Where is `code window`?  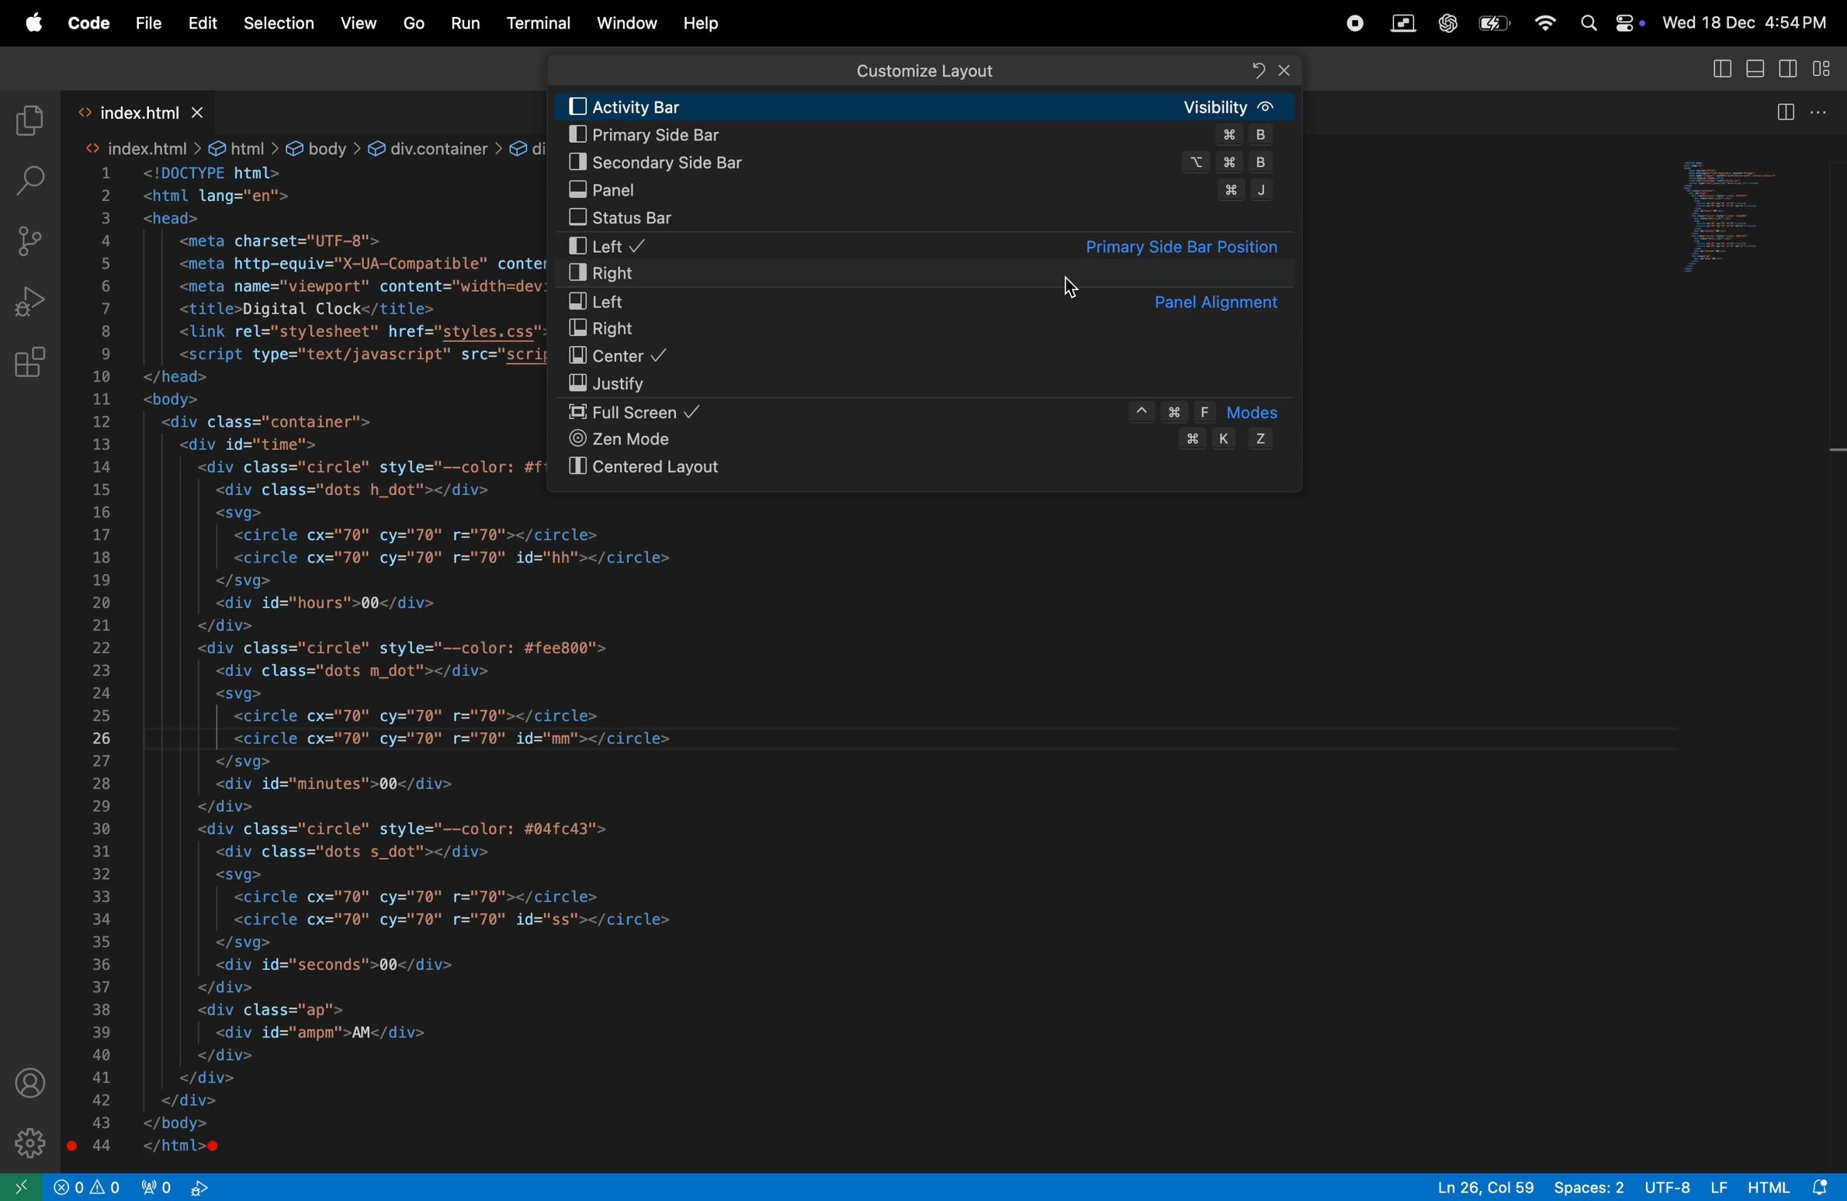 code window is located at coordinates (1755, 214).